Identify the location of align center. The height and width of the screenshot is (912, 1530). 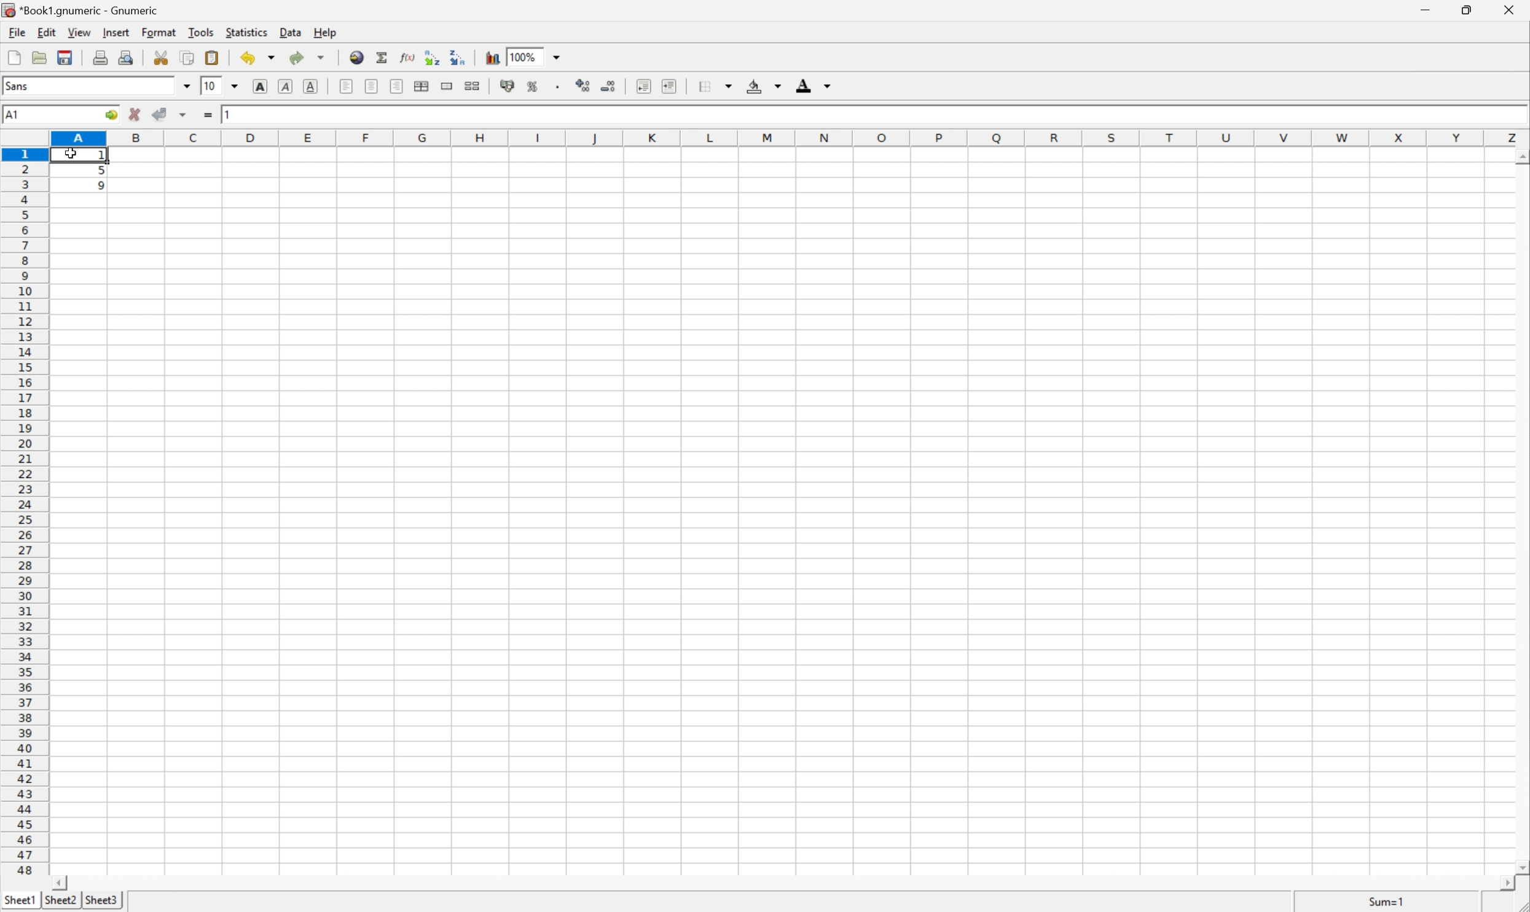
(372, 85).